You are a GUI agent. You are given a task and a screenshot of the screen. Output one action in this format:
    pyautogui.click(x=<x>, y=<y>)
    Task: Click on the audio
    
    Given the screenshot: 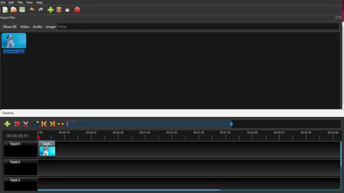 What is the action you would take?
    pyautogui.click(x=38, y=27)
    